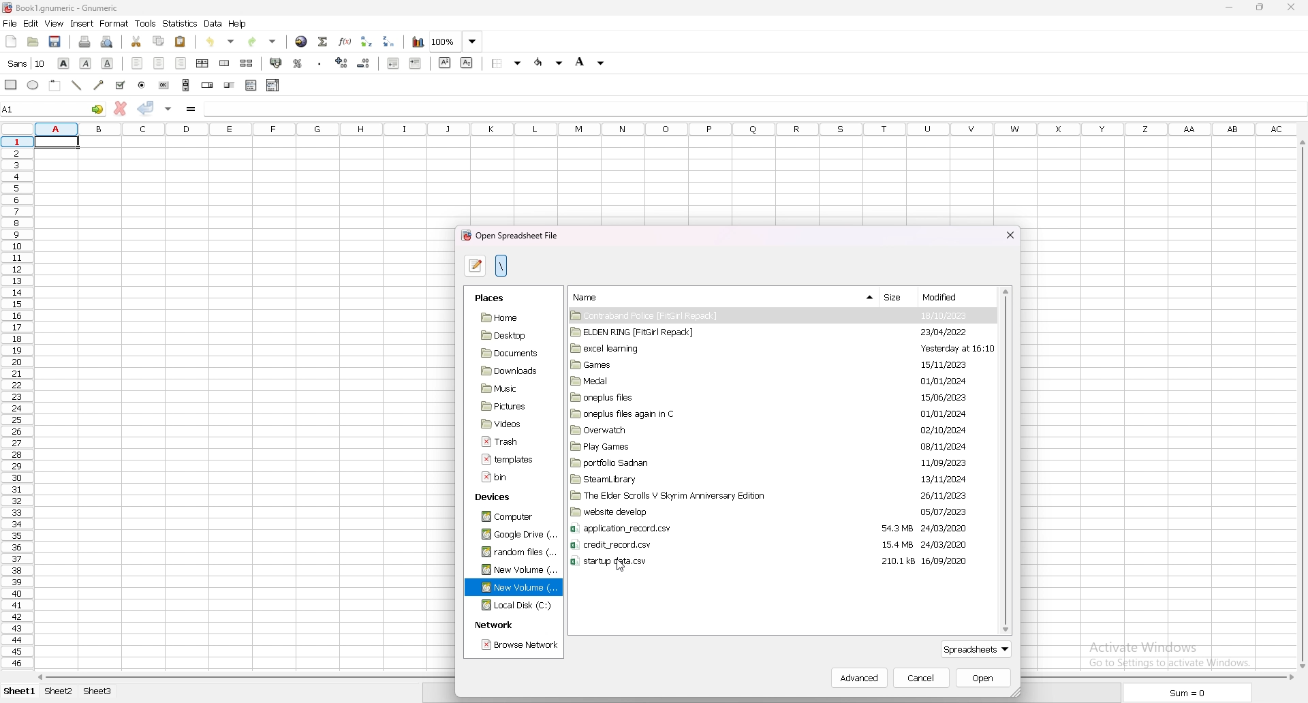 This screenshot has height=703, width=1308. What do you see at coordinates (944, 479) in the screenshot?
I see `13/11/2024` at bounding box center [944, 479].